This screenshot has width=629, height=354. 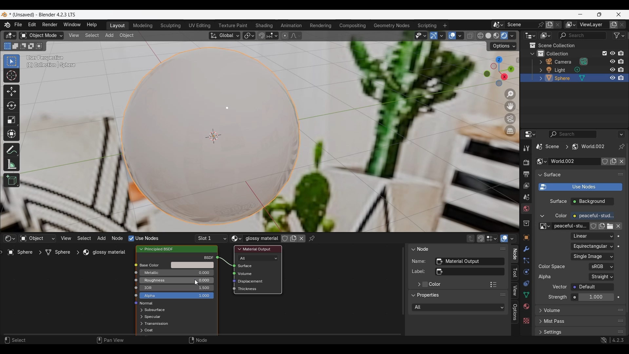 What do you see at coordinates (538, 322) in the screenshot?
I see `expand respective scenes` at bounding box center [538, 322].